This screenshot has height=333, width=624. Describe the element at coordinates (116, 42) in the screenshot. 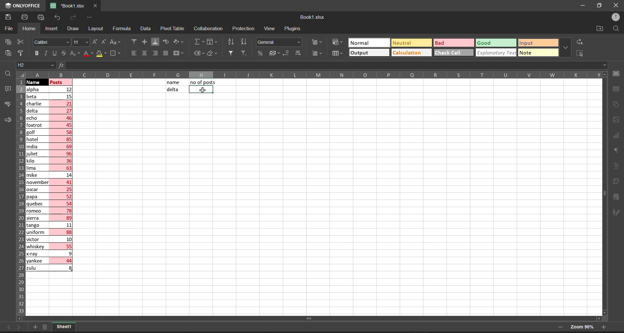

I see `change case` at that location.